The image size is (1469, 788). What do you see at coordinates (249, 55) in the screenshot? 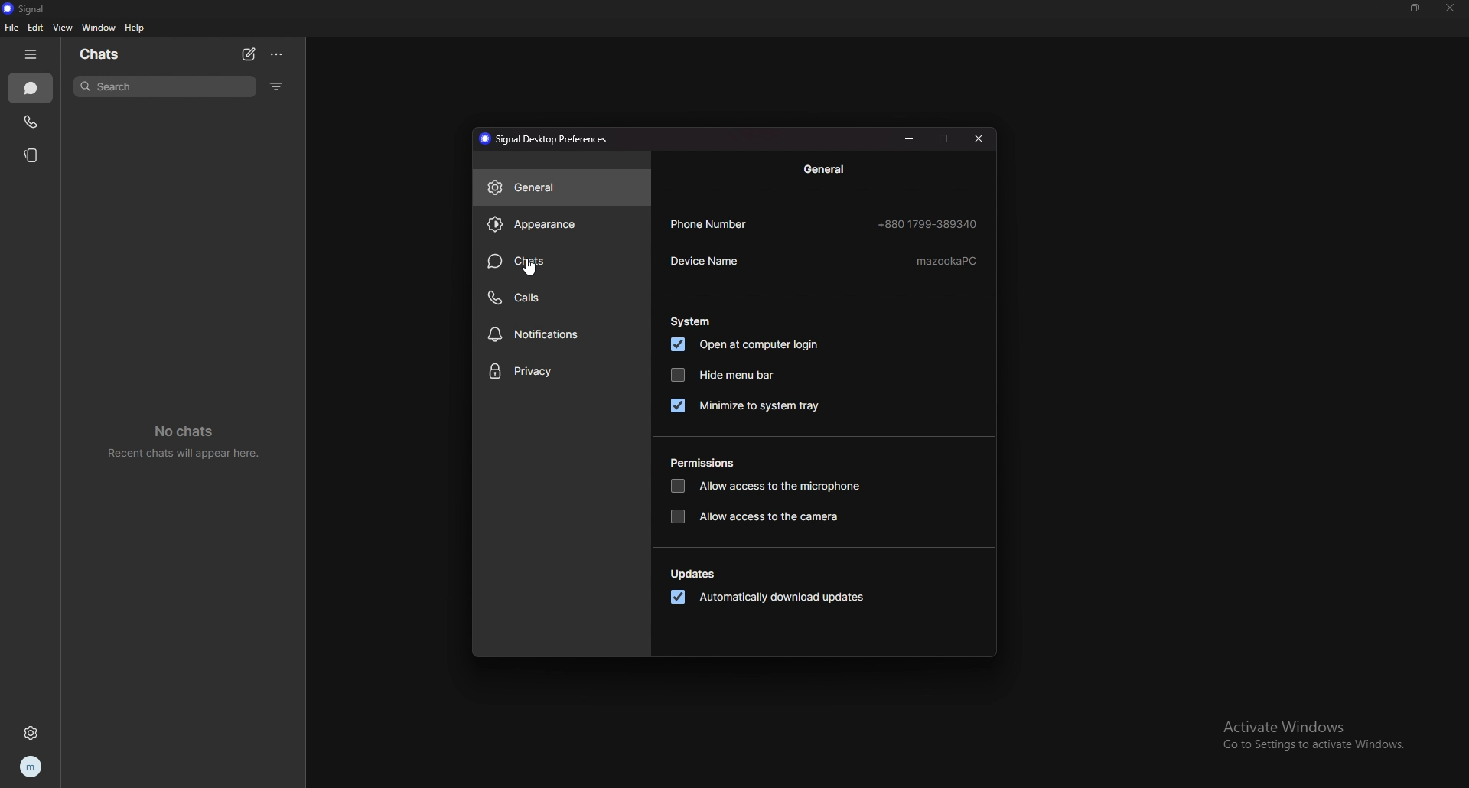
I see `new chat` at bounding box center [249, 55].